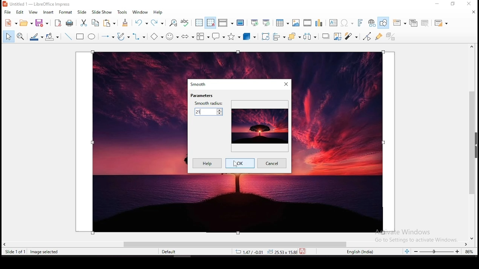  Describe the element at coordinates (141, 12) in the screenshot. I see `window` at that location.